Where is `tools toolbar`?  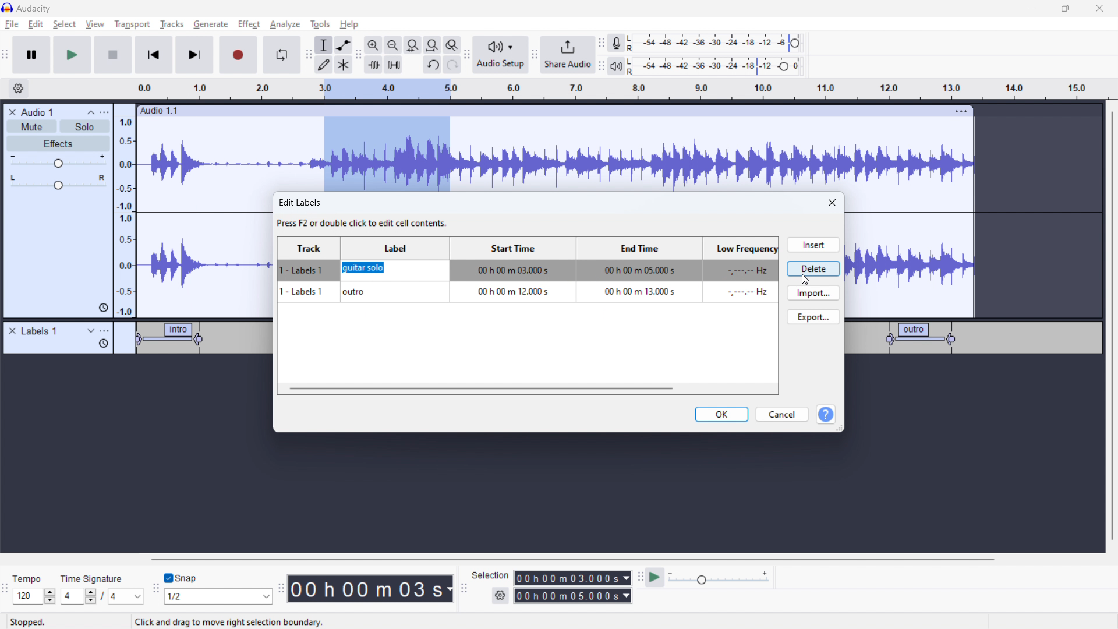
tools toolbar is located at coordinates (309, 55).